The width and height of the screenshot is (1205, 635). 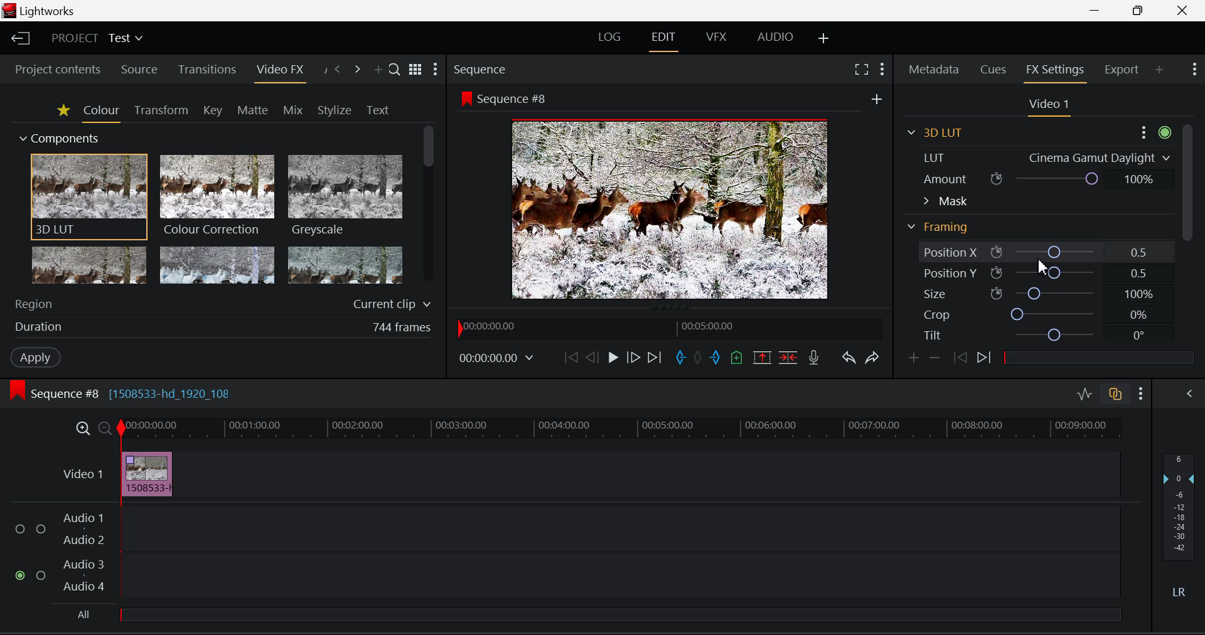 What do you see at coordinates (1038, 274) in the screenshot?
I see `Position Y` at bounding box center [1038, 274].